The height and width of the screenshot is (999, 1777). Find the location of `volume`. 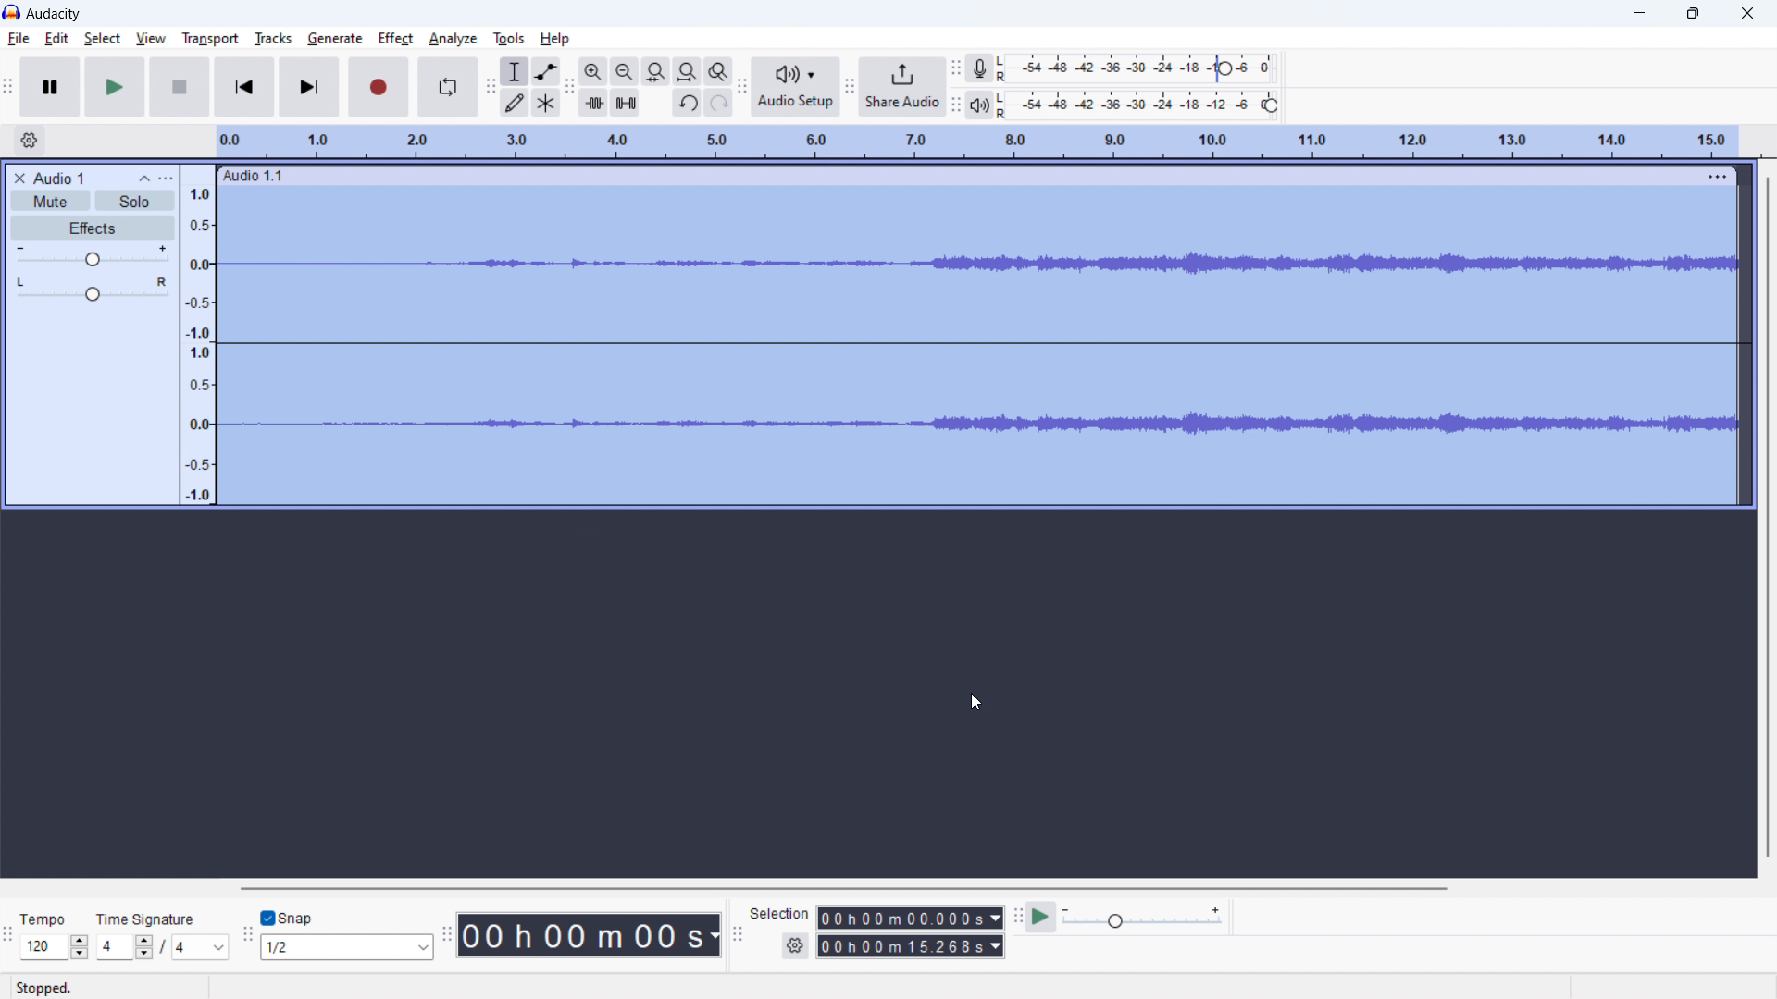

volume is located at coordinates (93, 254).